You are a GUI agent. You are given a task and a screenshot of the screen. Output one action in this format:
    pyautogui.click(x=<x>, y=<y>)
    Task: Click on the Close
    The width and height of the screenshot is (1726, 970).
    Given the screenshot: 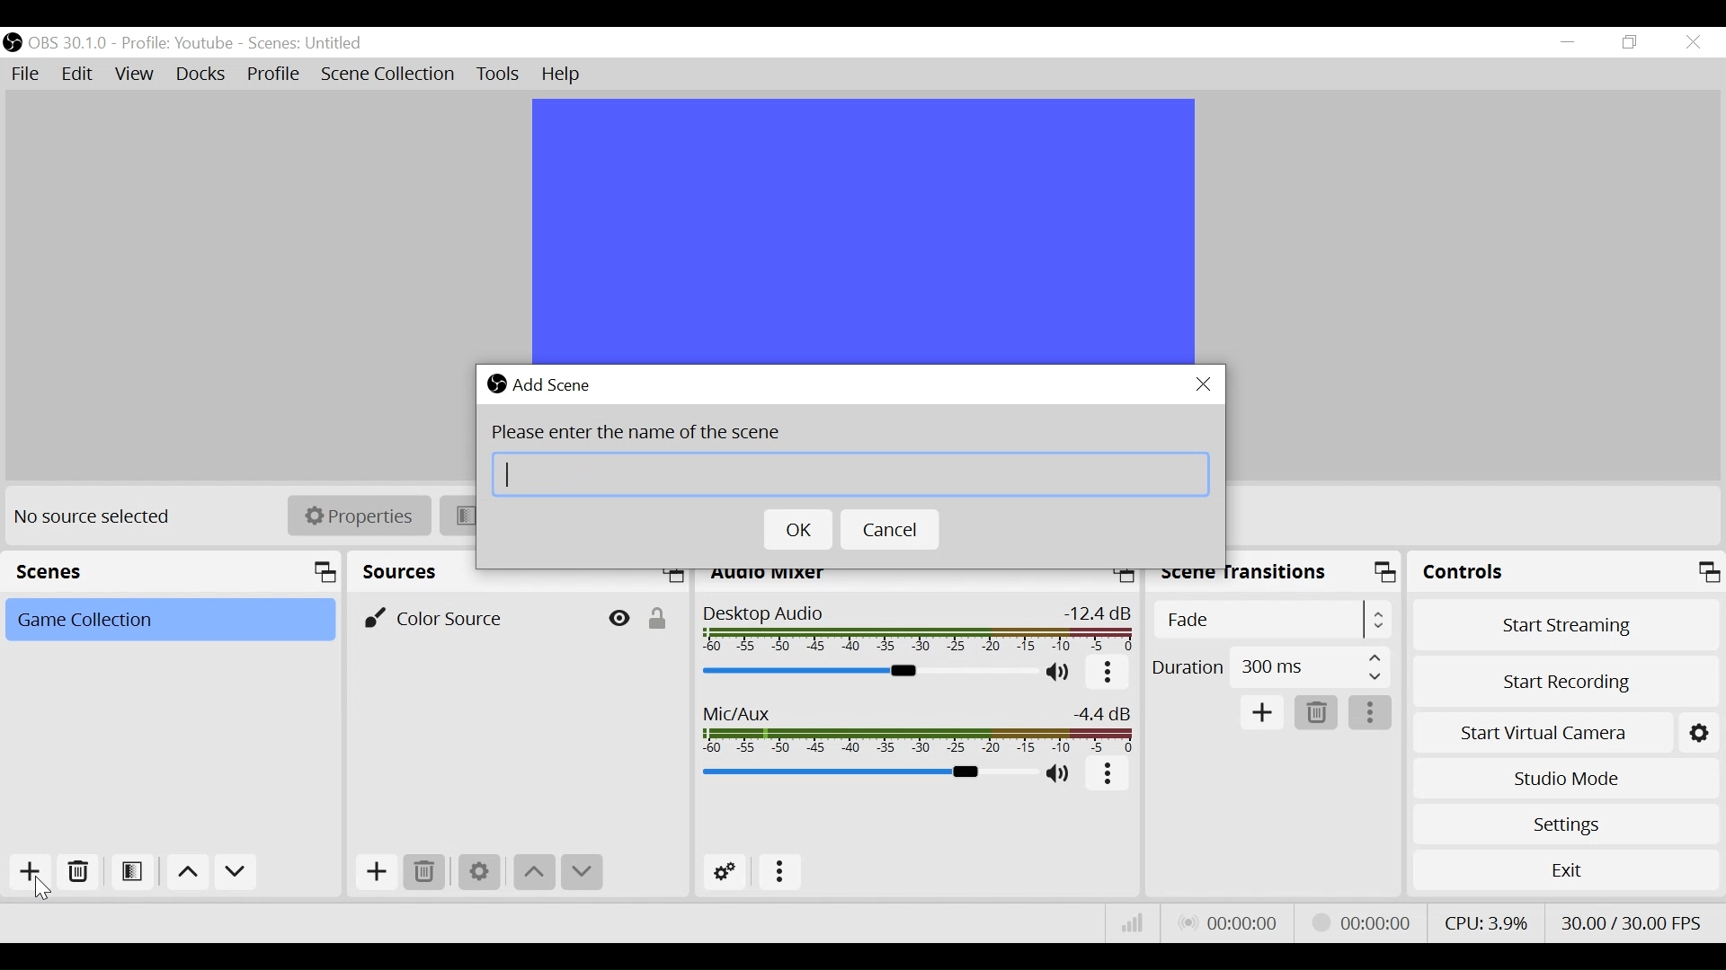 What is the action you would take?
    pyautogui.click(x=1692, y=43)
    